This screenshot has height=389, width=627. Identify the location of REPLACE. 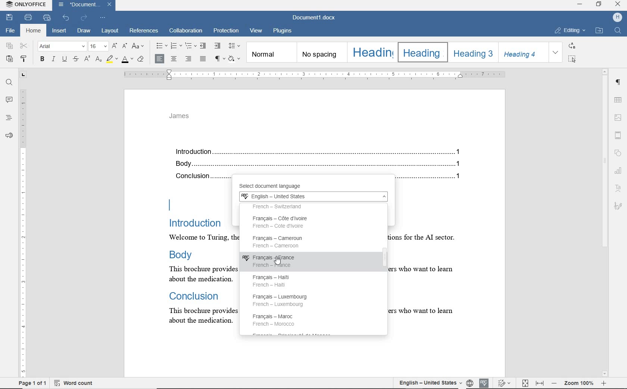
(572, 45).